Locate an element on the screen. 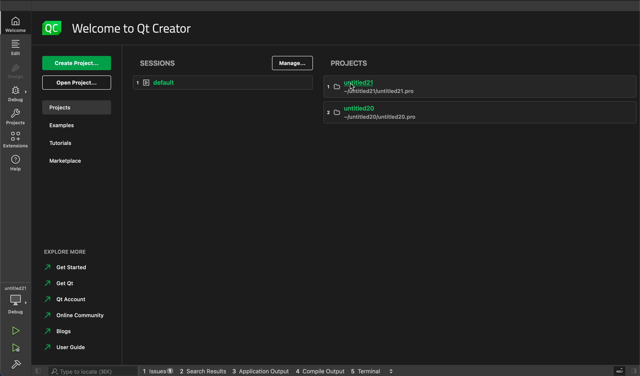  design is located at coordinates (15, 70).